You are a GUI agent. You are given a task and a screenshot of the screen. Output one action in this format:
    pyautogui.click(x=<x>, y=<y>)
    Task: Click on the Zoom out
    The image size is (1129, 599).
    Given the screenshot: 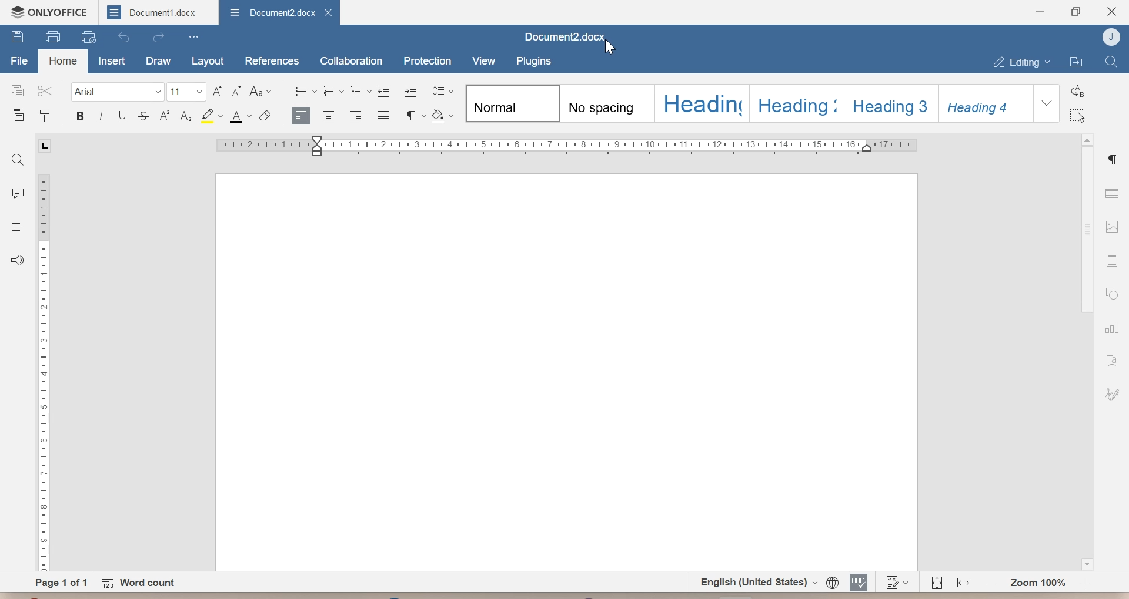 What is the action you would take?
    pyautogui.click(x=963, y=582)
    